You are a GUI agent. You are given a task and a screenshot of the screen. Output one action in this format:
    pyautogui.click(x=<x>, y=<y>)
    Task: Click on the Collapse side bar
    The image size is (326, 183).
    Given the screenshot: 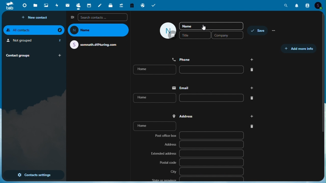 What is the action you would take?
    pyautogui.click(x=72, y=17)
    